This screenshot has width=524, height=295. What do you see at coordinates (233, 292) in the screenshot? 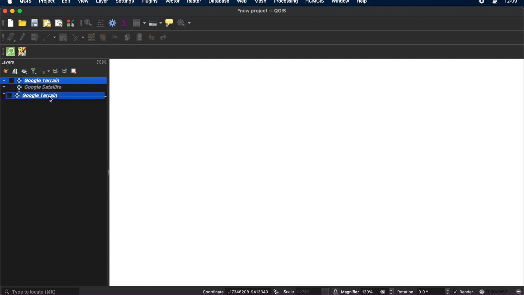
I see `coordinate -17346208,9413340` at bounding box center [233, 292].